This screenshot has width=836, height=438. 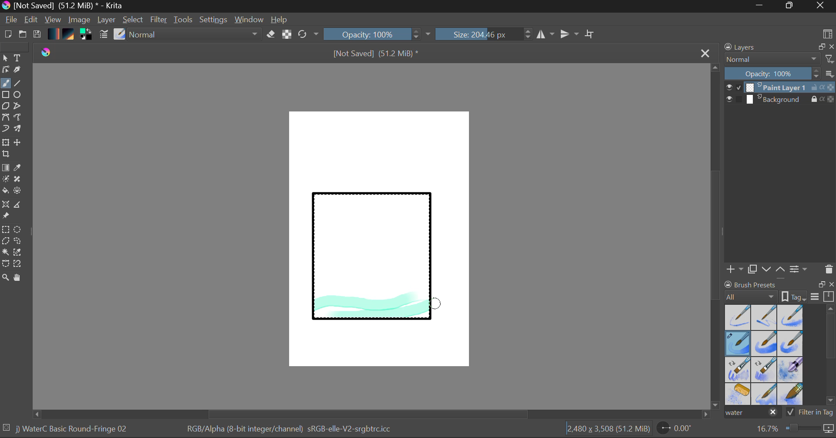 What do you see at coordinates (19, 95) in the screenshot?
I see `Elipses` at bounding box center [19, 95].